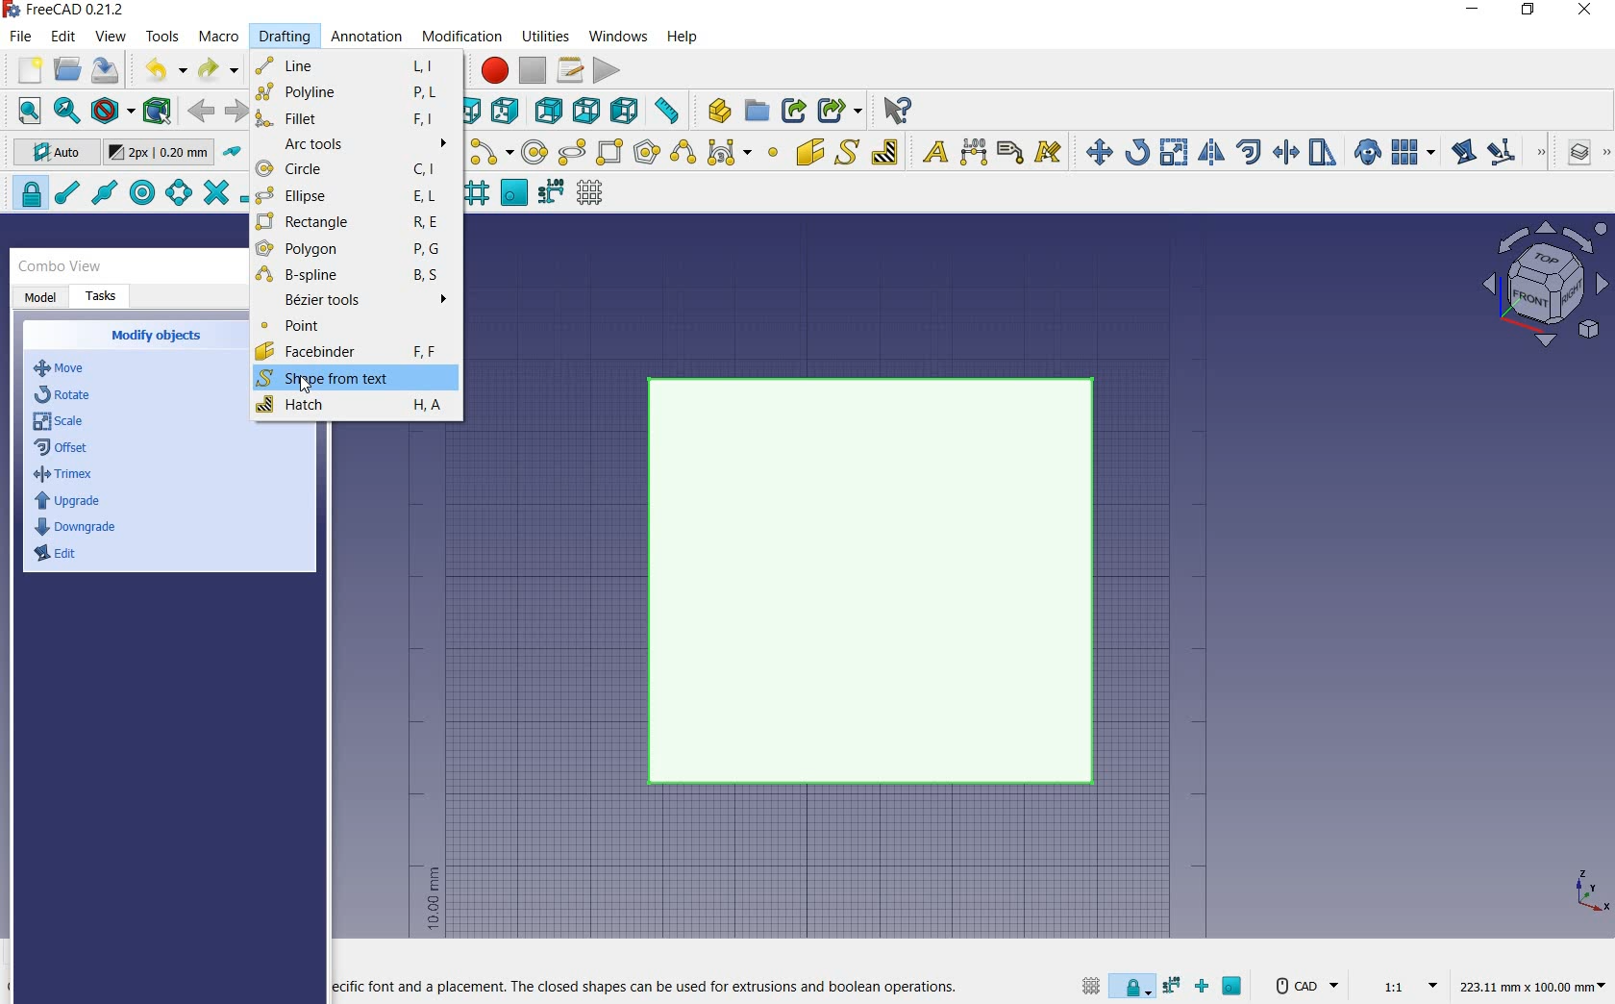  Describe the element at coordinates (61, 423) in the screenshot. I see `scale` at that location.